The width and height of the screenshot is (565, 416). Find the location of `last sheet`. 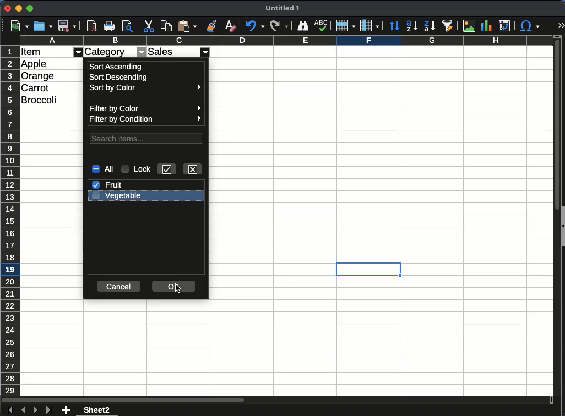

last sheet is located at coordinates (48, 410).